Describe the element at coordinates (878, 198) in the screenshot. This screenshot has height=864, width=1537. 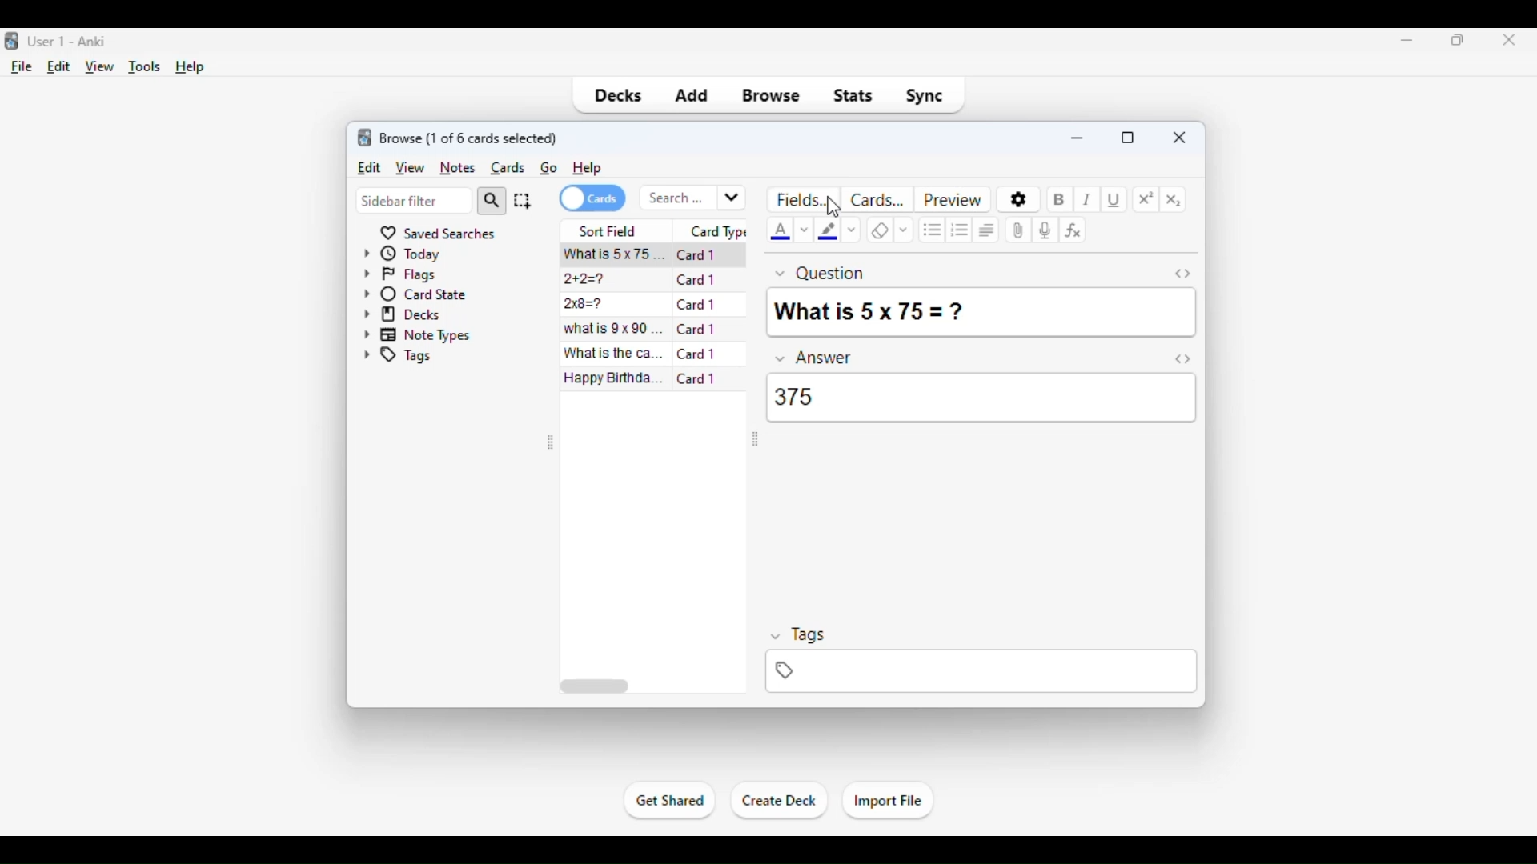
I see `cards` at that location.